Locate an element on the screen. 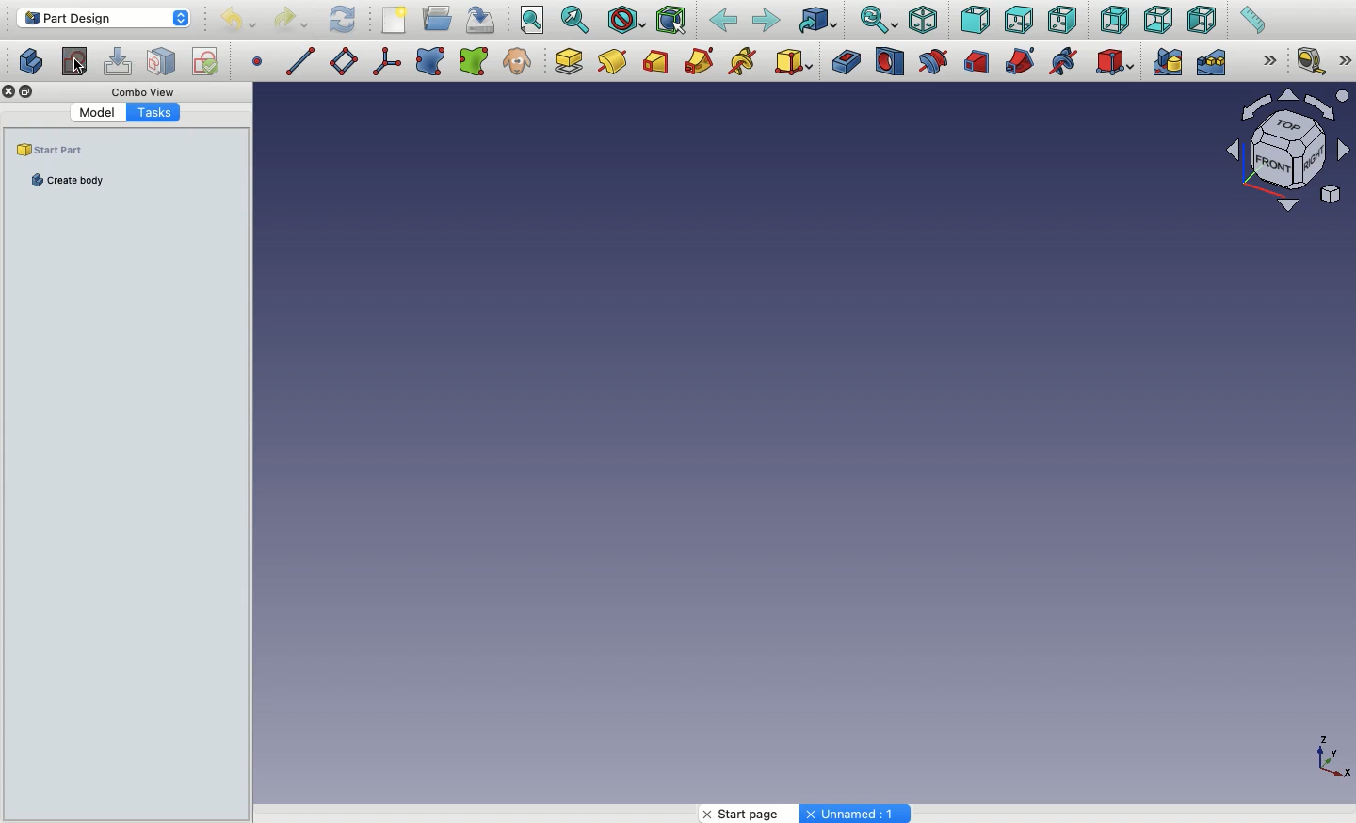 This screenshot has height=823, width=1356. Subtractive primitive is located at coordinates (1115, 64).